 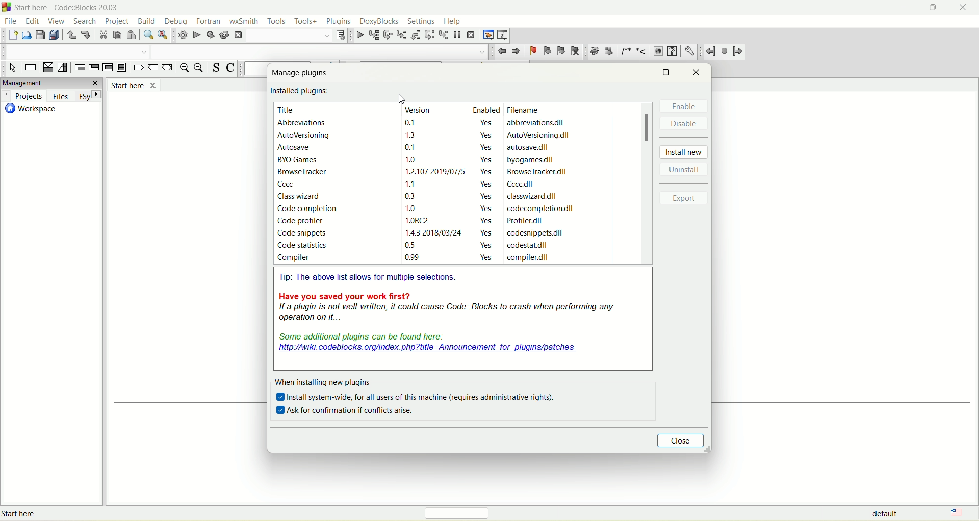 What do you see at coordinates (689, 50) in the screenshot?
I see `settings` at bounding box center [689, 50].